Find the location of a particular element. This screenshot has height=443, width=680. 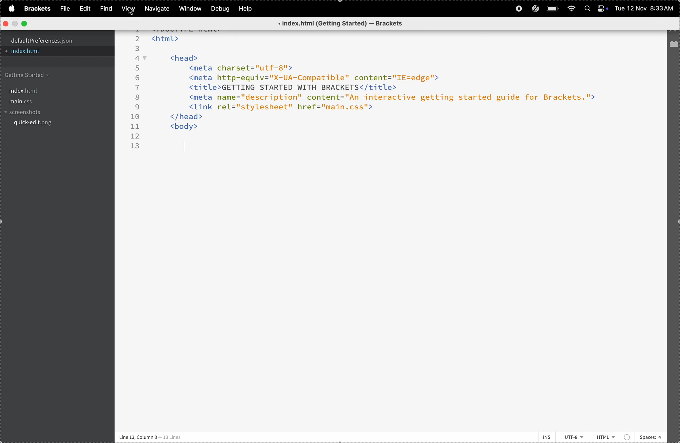

closing window is located at coordinates (6, 24).